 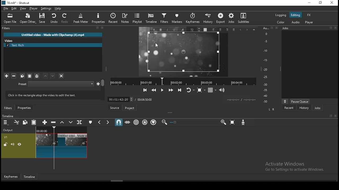 What do you see at coordinates (98, 83) in the screenshot?
I see `Save custom preset` at bounding box center [98, 83].